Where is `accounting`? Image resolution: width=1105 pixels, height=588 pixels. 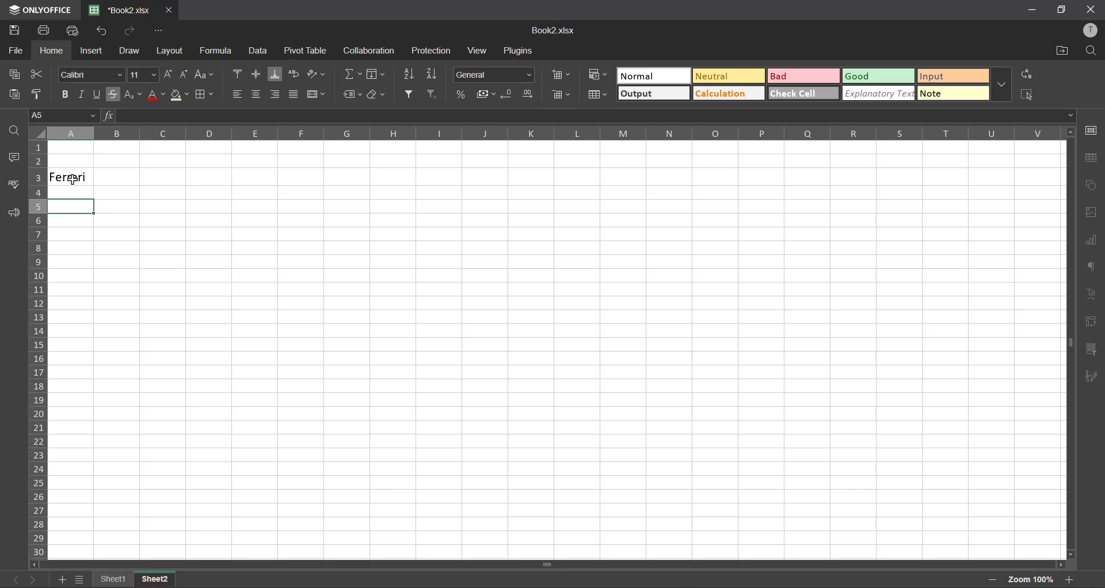
accounting is located at coordinates (485, 93).